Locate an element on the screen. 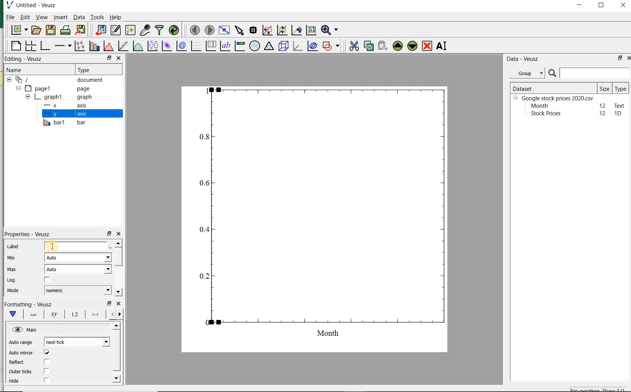  Main is located at coordinates (25, 330).